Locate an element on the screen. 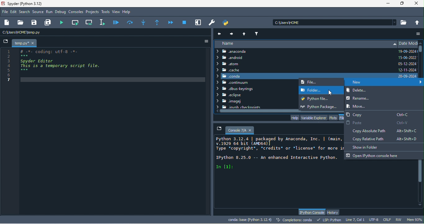 The height and width of the screenshot is (224, 424). minimize is located at coordinates (388, 4).